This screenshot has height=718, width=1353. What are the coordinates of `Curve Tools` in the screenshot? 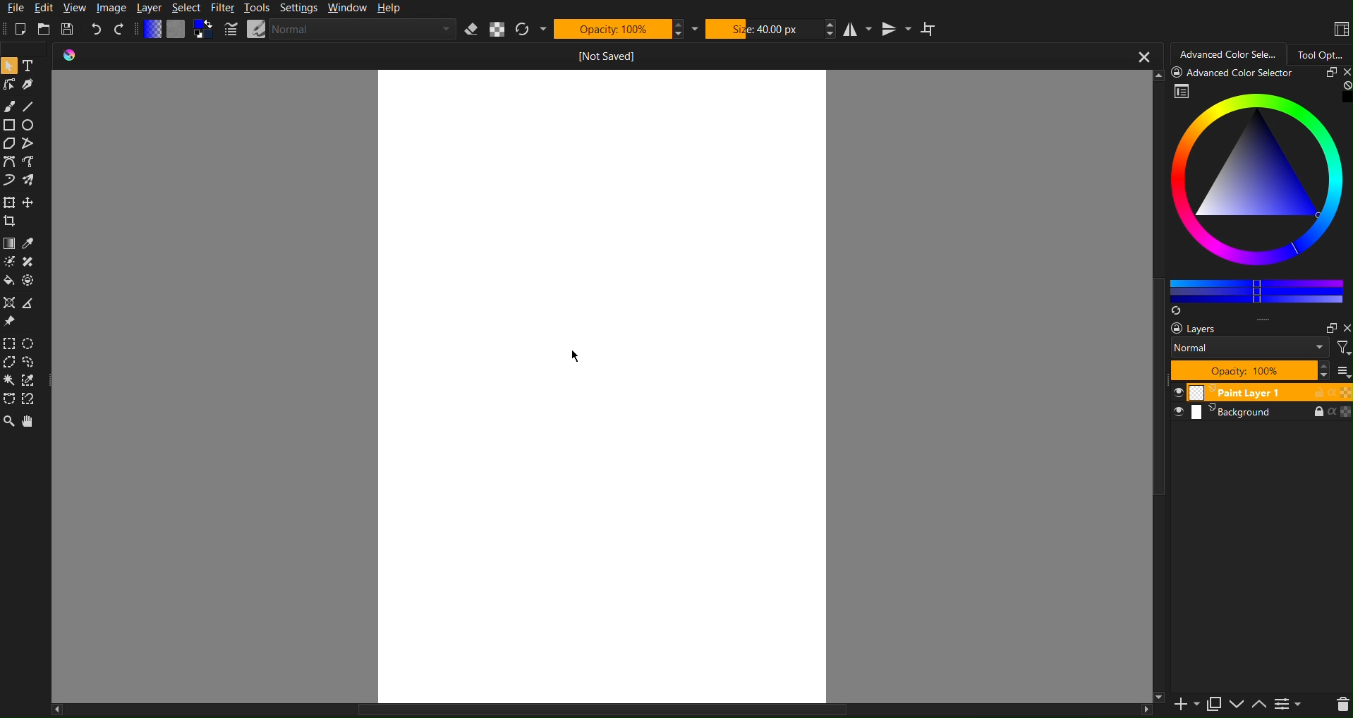 It's located at (25, 174).